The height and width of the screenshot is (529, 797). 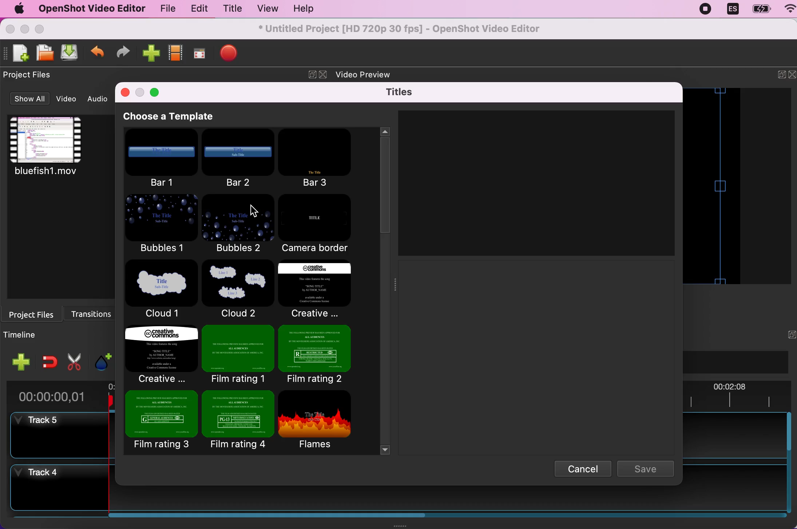 What do you see at coordinates (68, 99) in the screenshot?
I see `video` at bounding box center [68, 99].